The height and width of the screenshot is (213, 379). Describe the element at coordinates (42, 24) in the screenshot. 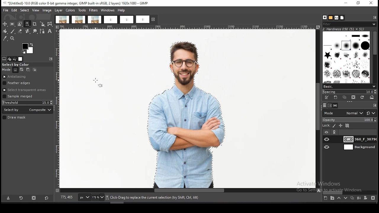

I see `scale tool` at that location.